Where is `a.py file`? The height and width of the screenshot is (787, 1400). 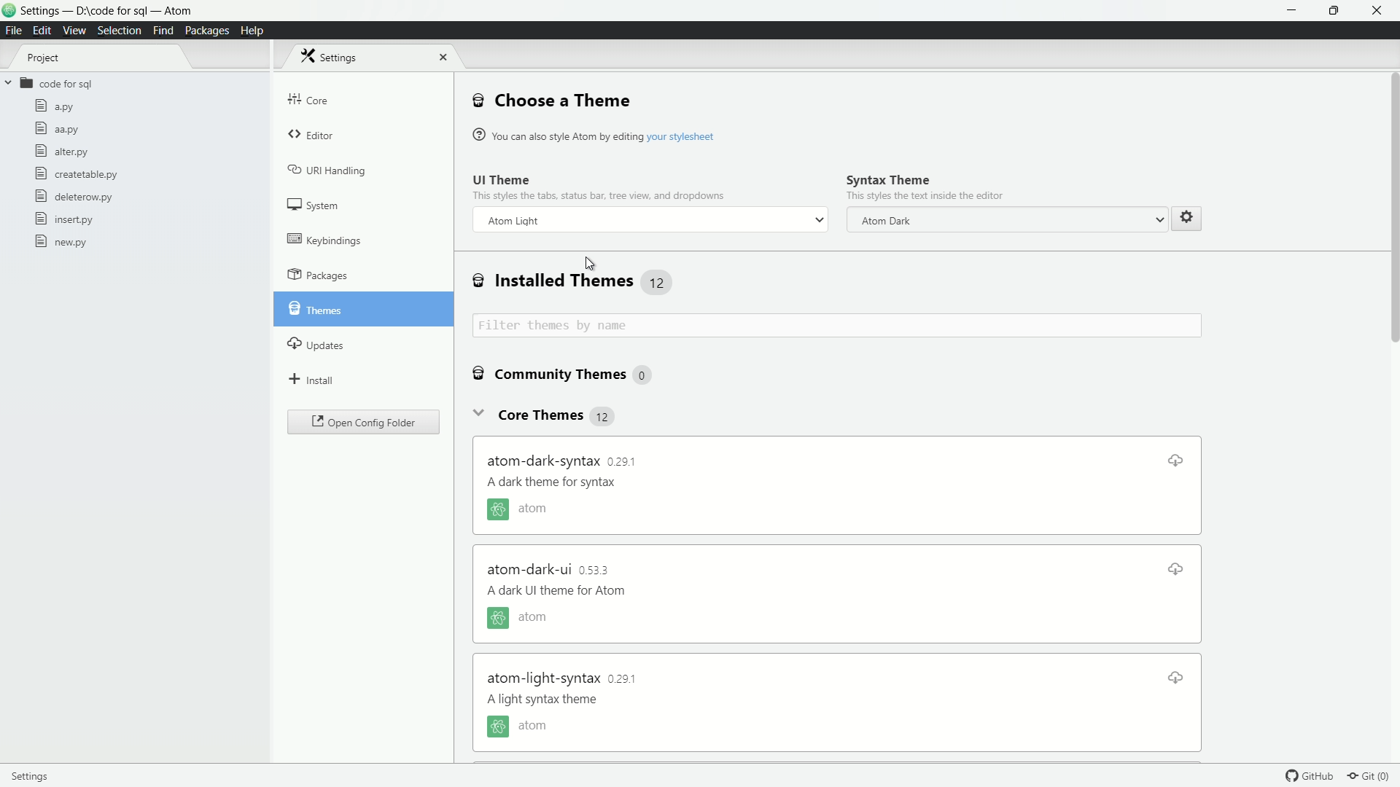
a.py file is located at coordinates (54, 107).